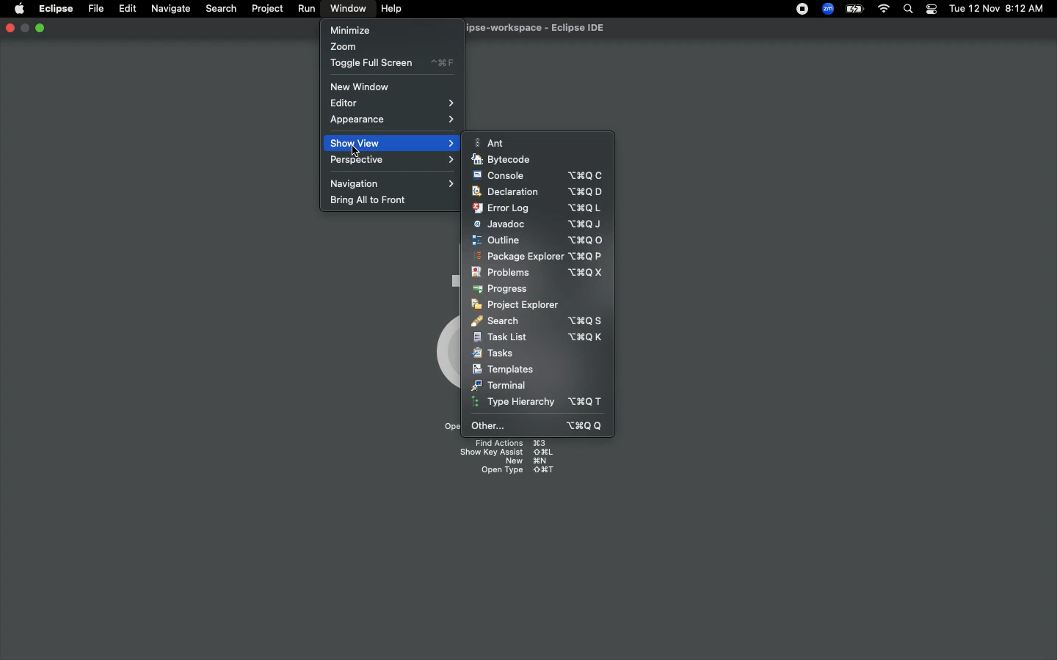 This screenshot has width=1057, height=660. Describe the element at coordinates (996, 8) in the screenshot. I see `Date/time` at that location.